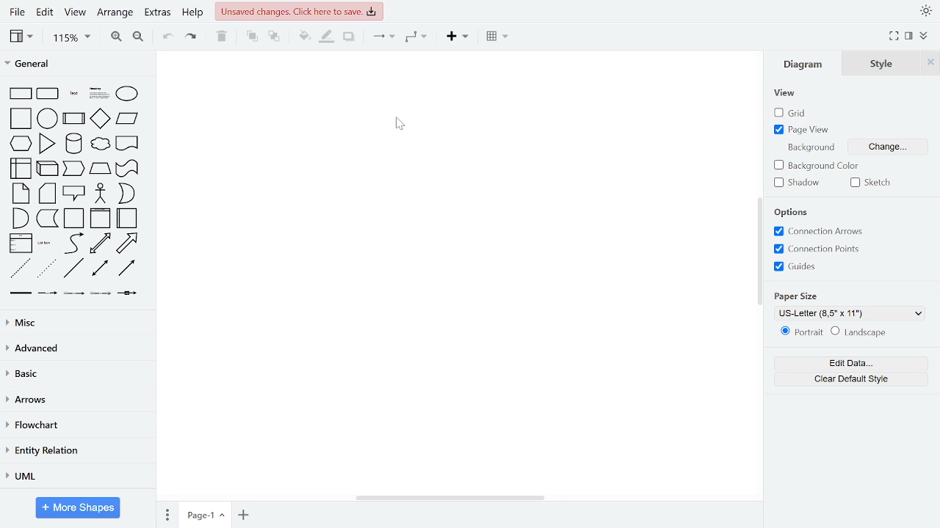  What do you see at coordinates (48, 268) in the screenshot?
I see `dotted line` at bounding box center [48, 268].